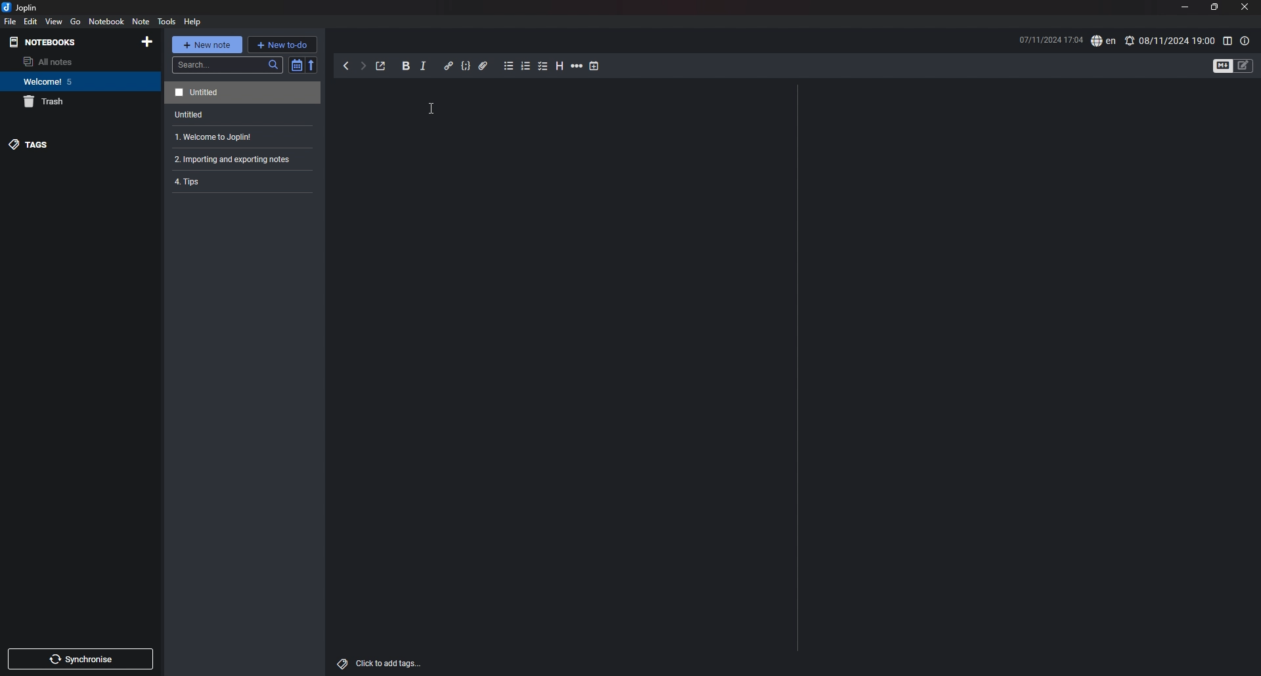 The image size is (1261, 676). I want to click on forward, so click(363, 66).